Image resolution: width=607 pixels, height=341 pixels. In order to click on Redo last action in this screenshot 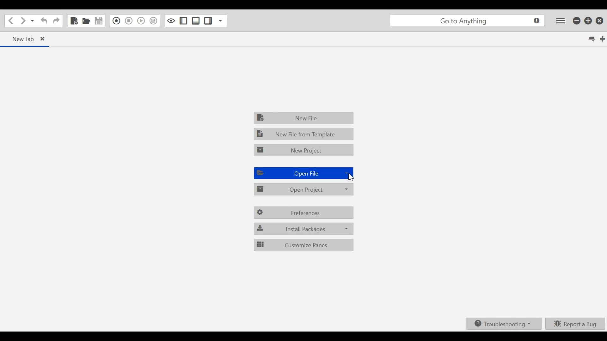, I will do `click(56, 21)`.